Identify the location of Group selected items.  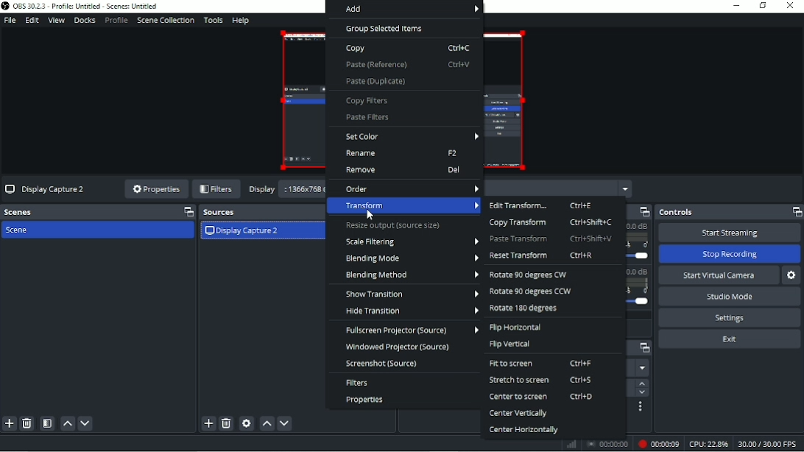
(385, 29).